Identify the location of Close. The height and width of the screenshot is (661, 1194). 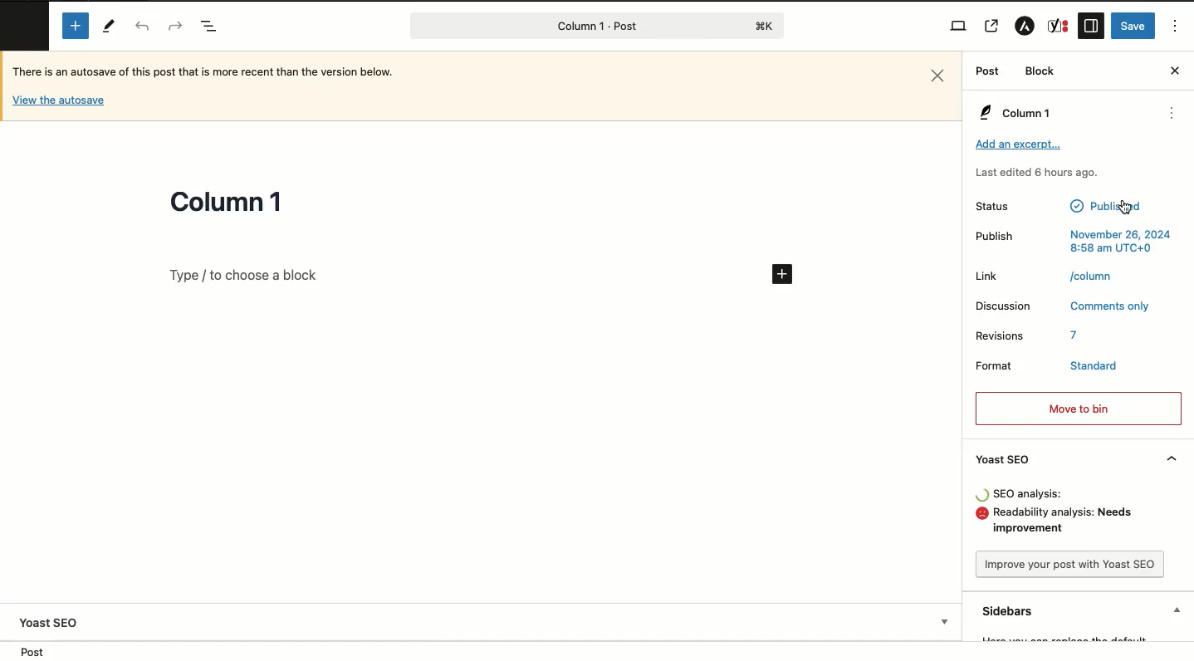
(1175, 70).